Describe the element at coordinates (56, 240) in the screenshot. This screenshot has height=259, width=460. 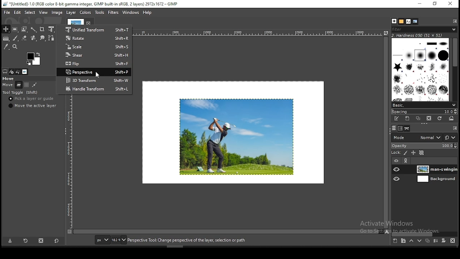
I see `restore to defaults` at that location.